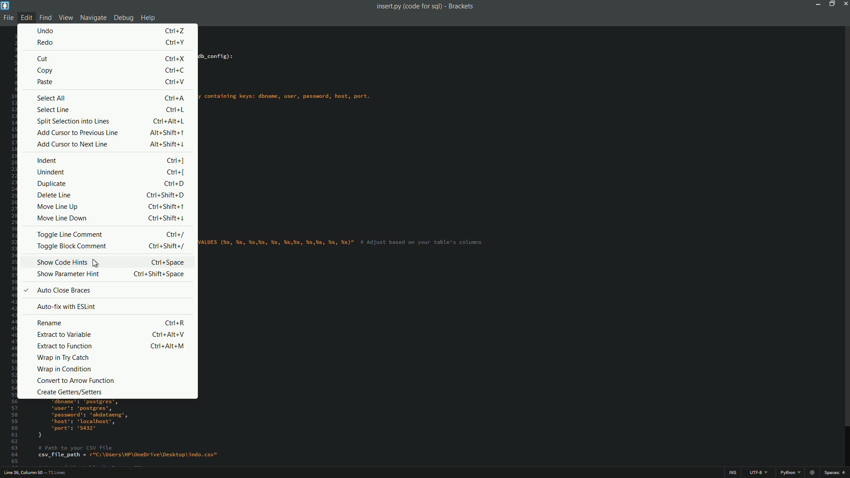 The width and height of the screenshot is (850, 478). What do you see at coordinates (174, 42) in the screenshot?
I see `keyboard shortcut` at bounding box center [174, 42].